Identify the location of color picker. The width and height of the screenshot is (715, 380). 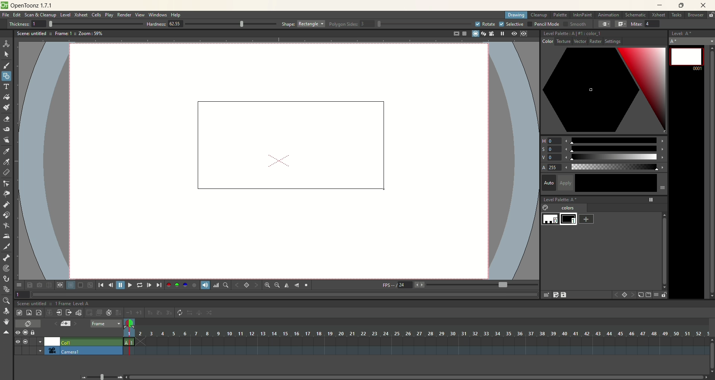
(604, 91).